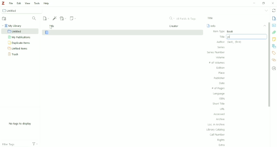  Describe the element at coordinates (55, 18) in the screenshot. I see `Add Item (s) by Identifier` at that location.